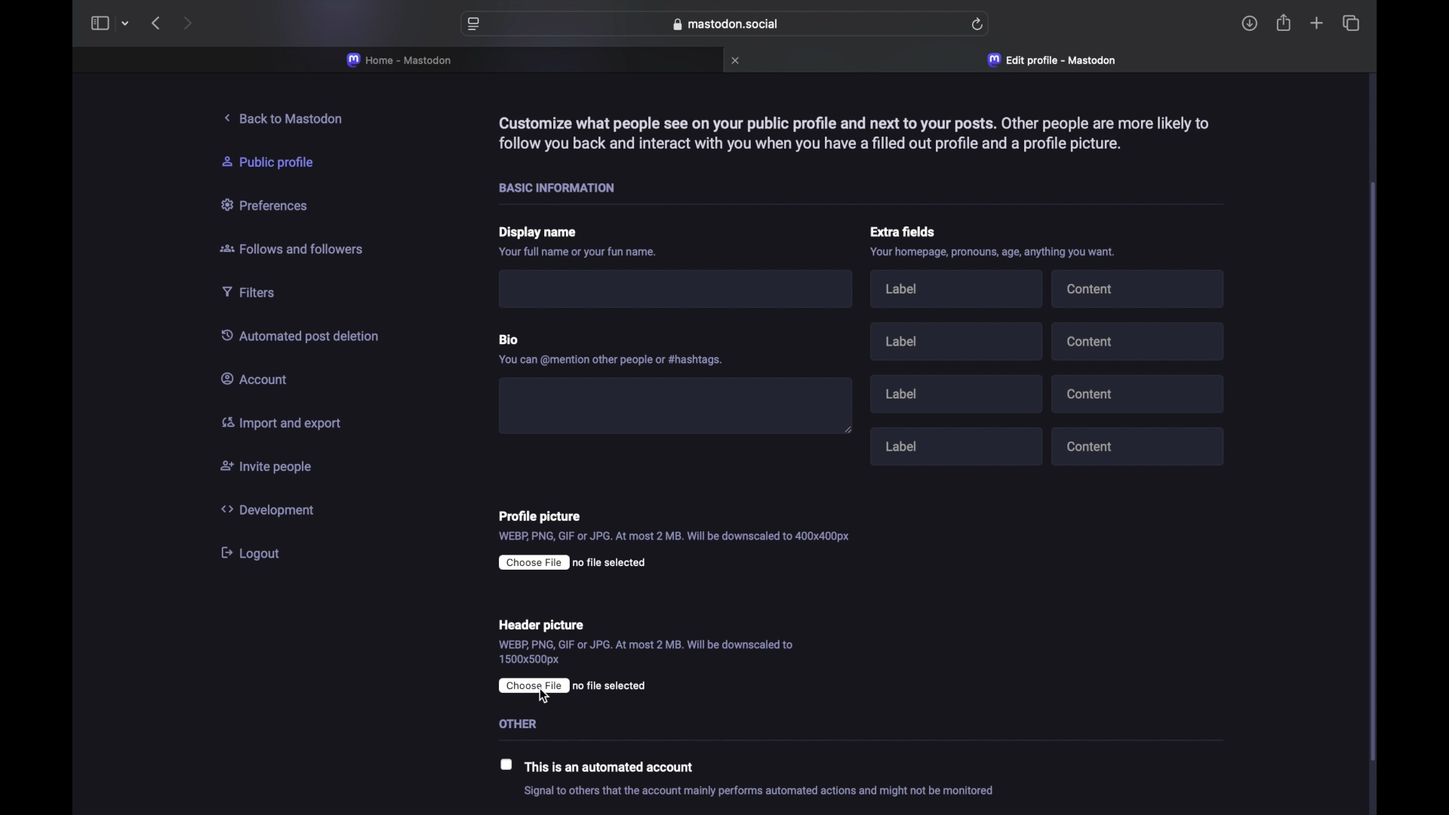 Image resolution: width=1449 pixels, height=815 pixels. What do you see at coordinates (276, 162) in the screenshot?
I see `public profile` at bounding box center [276, 162].